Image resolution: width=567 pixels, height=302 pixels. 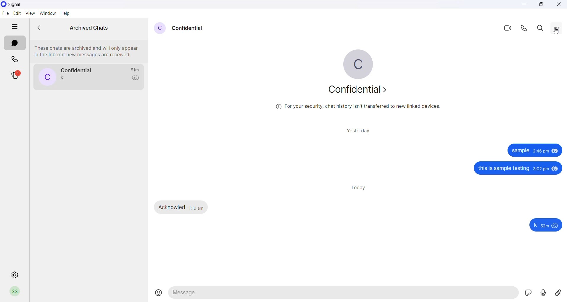 I want to click on sample, so click(x=521, y=151).